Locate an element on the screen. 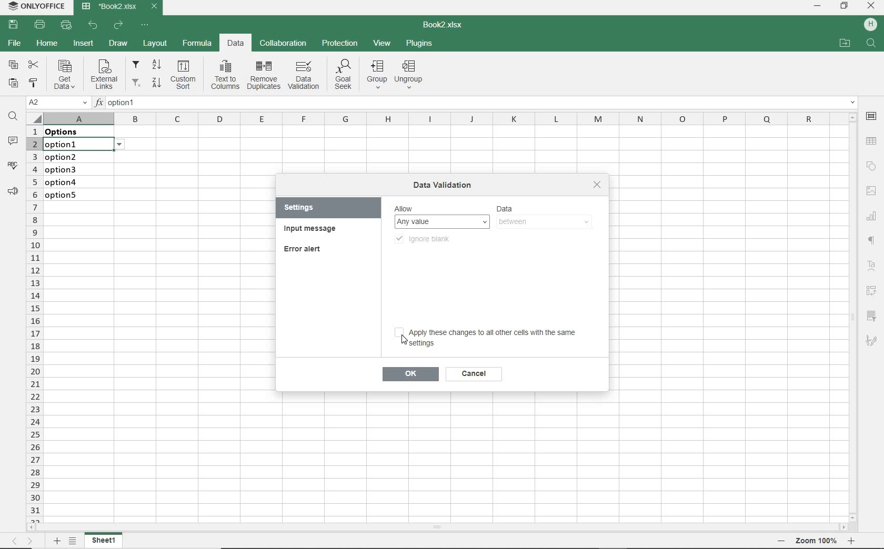 This screenshot has width=884, height=549. COLLABORATION is located at coordinates (284, 43).